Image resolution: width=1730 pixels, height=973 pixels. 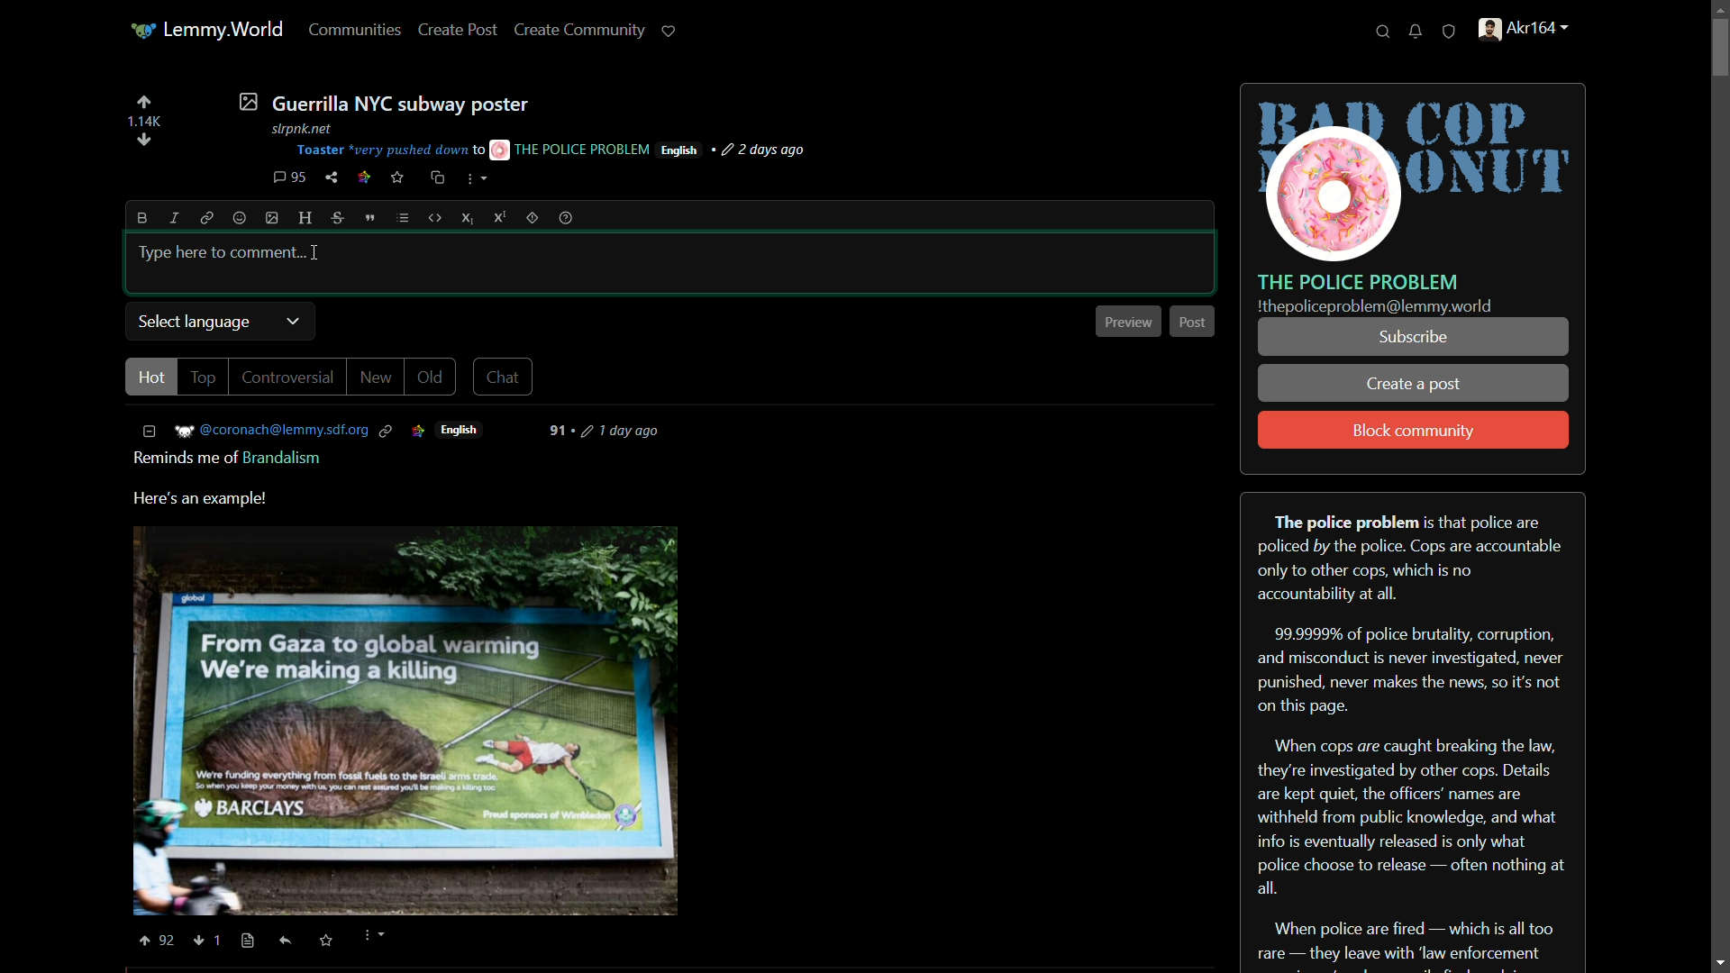 What do you see at coordinates (150, 377) in the screenshot?
I see `hot` at bounding box center [150, 377].